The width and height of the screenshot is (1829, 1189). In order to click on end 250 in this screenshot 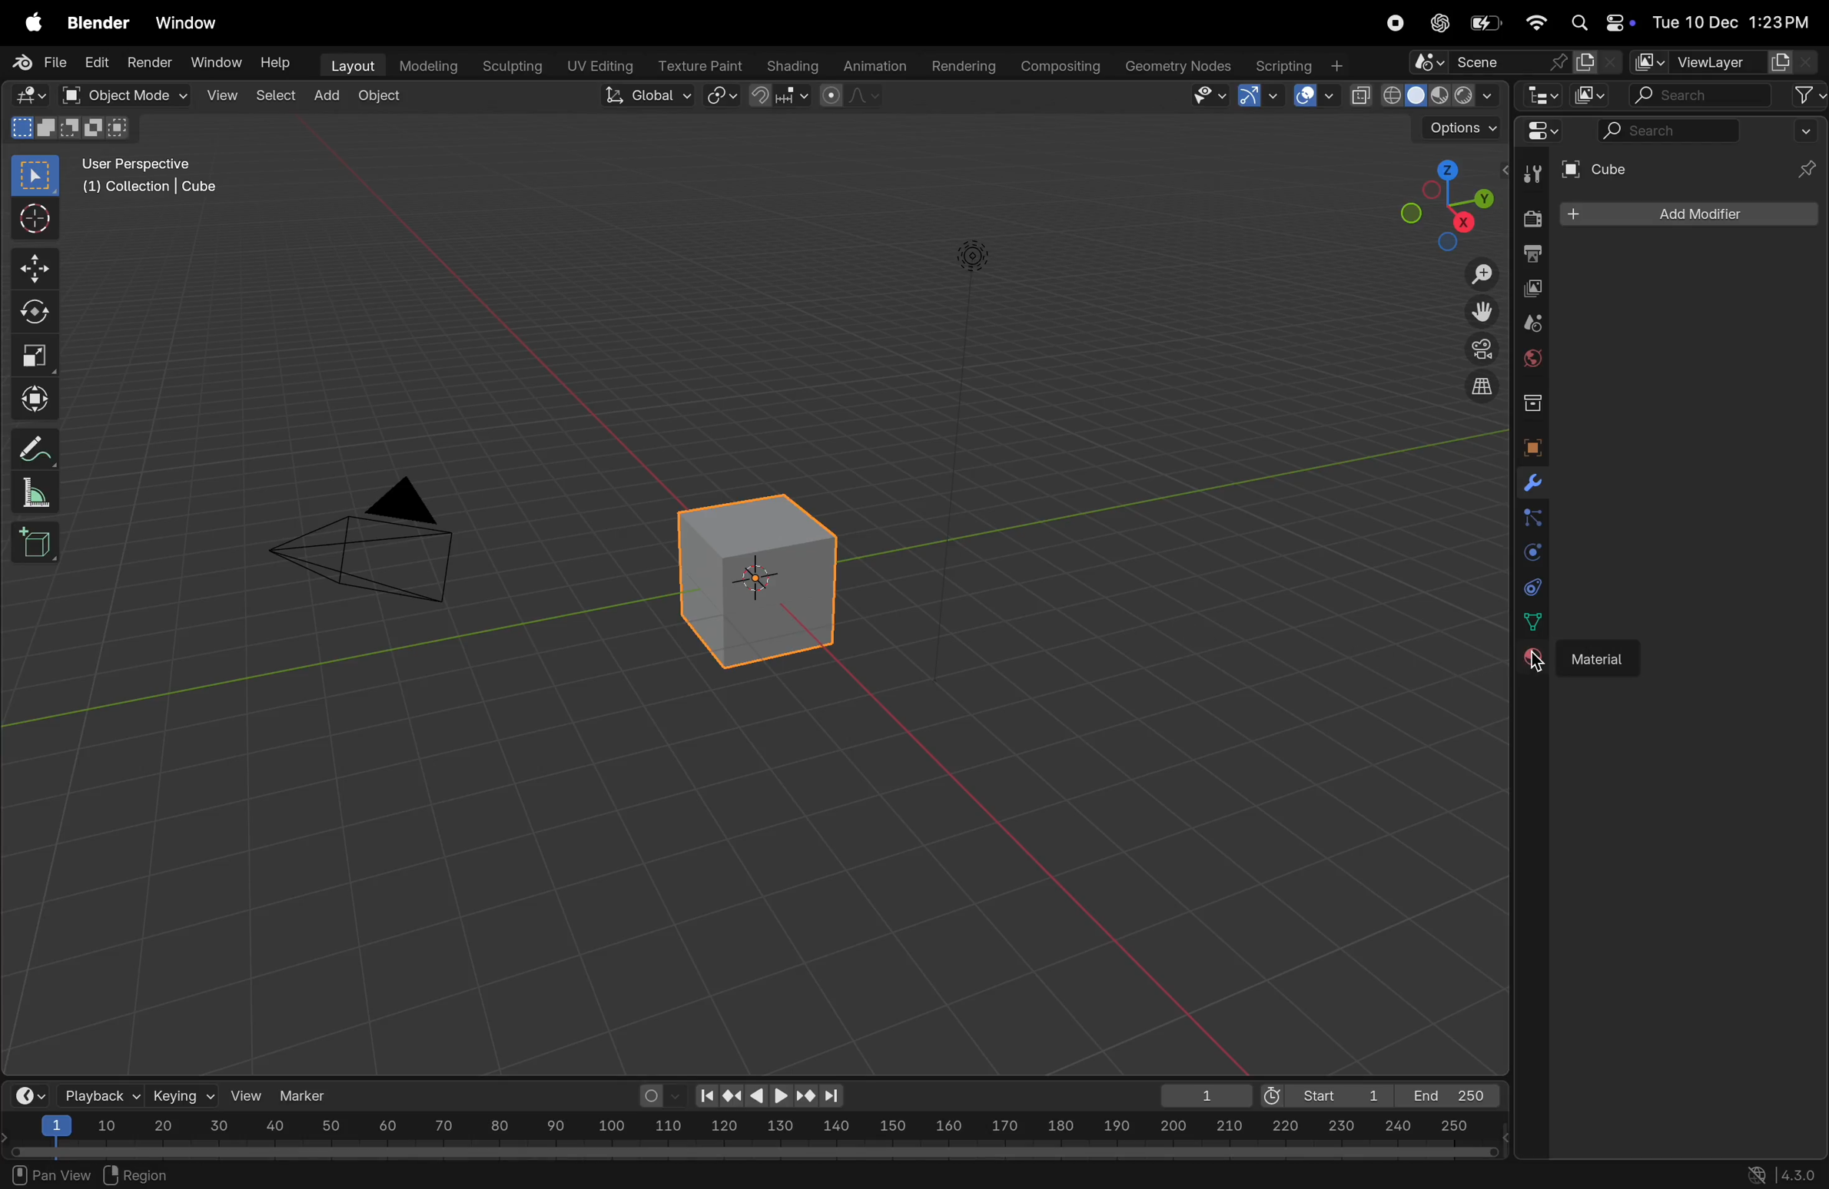, I will do `click(1446, 1095)`.